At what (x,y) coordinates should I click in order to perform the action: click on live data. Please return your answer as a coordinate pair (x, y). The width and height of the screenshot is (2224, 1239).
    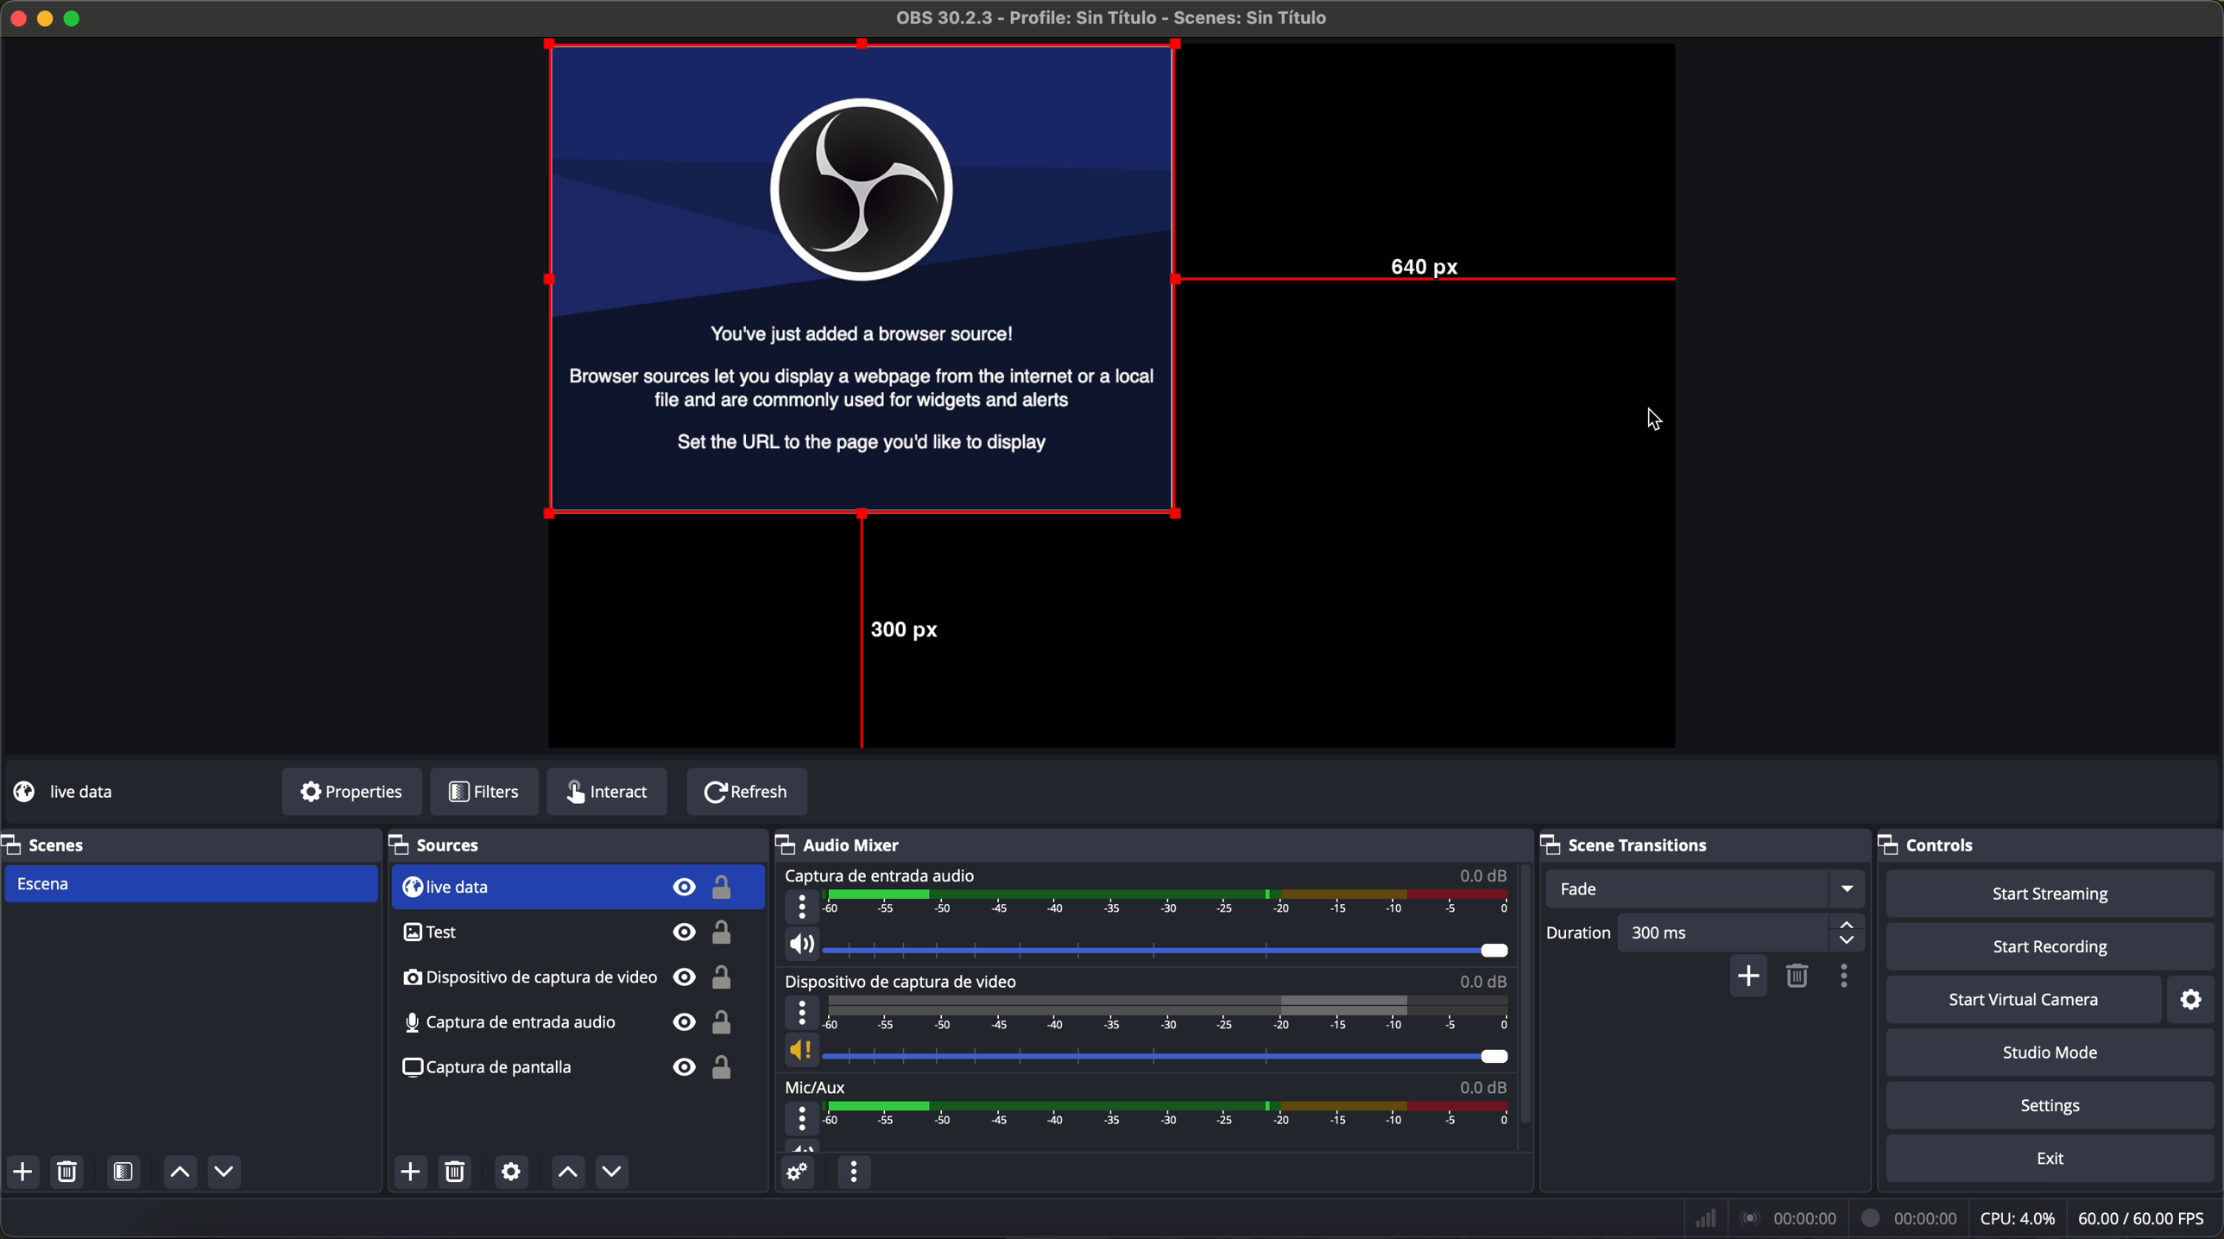
    Looking at the image, I should click on (582, 886).